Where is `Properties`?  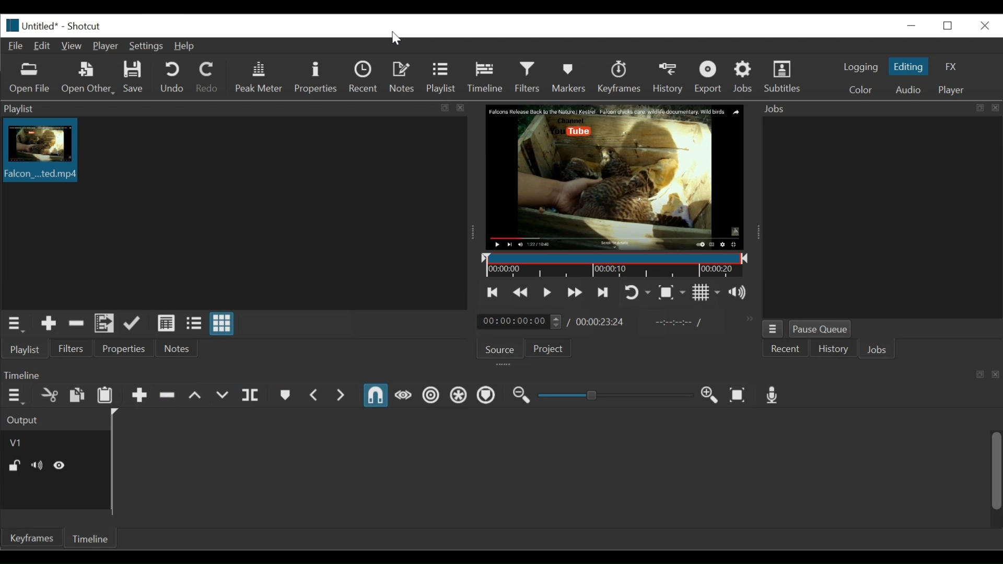 Properties is located at coordinates (316, 77).